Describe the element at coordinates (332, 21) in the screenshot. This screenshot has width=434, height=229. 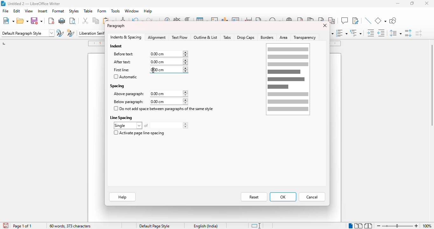
I see `insert cross-reference` at that location.